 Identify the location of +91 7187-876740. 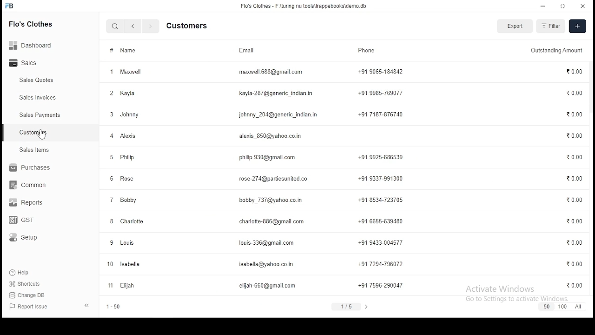
(379, 114).